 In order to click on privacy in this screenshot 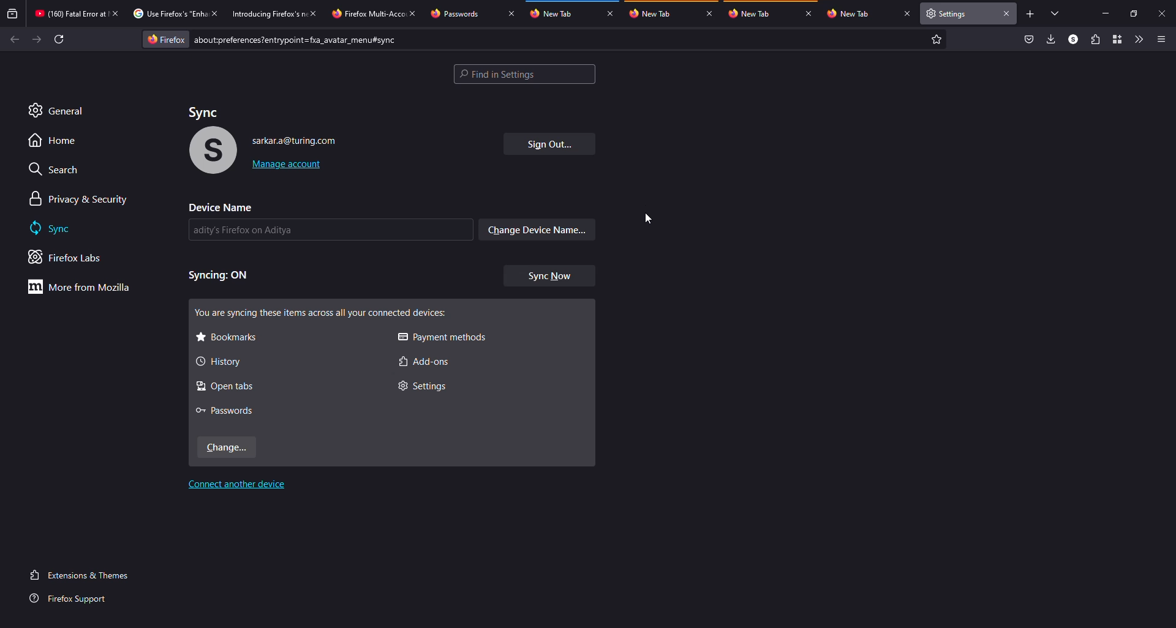, I will do `click(85, 198)`.